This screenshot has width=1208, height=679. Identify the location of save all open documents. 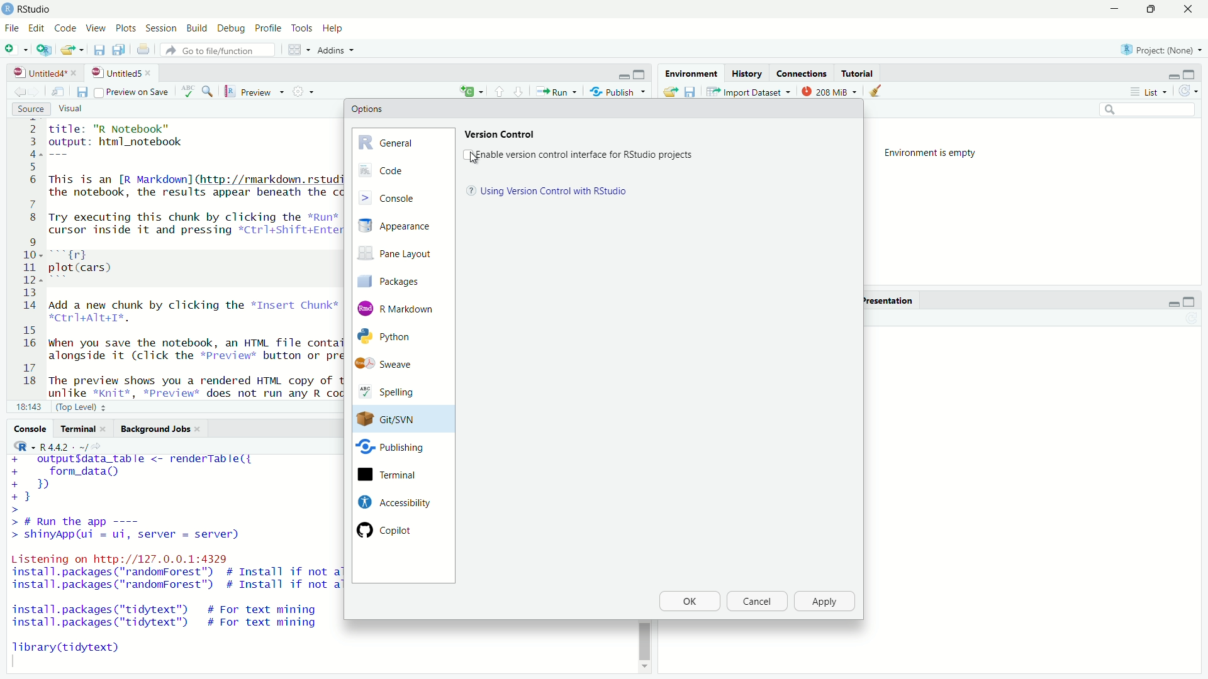
(120, 50).